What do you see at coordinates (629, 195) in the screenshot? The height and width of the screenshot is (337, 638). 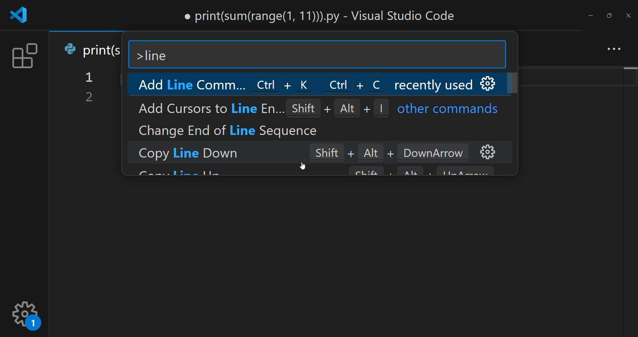 I see `scroll bar` at bounding box center [629, 195].